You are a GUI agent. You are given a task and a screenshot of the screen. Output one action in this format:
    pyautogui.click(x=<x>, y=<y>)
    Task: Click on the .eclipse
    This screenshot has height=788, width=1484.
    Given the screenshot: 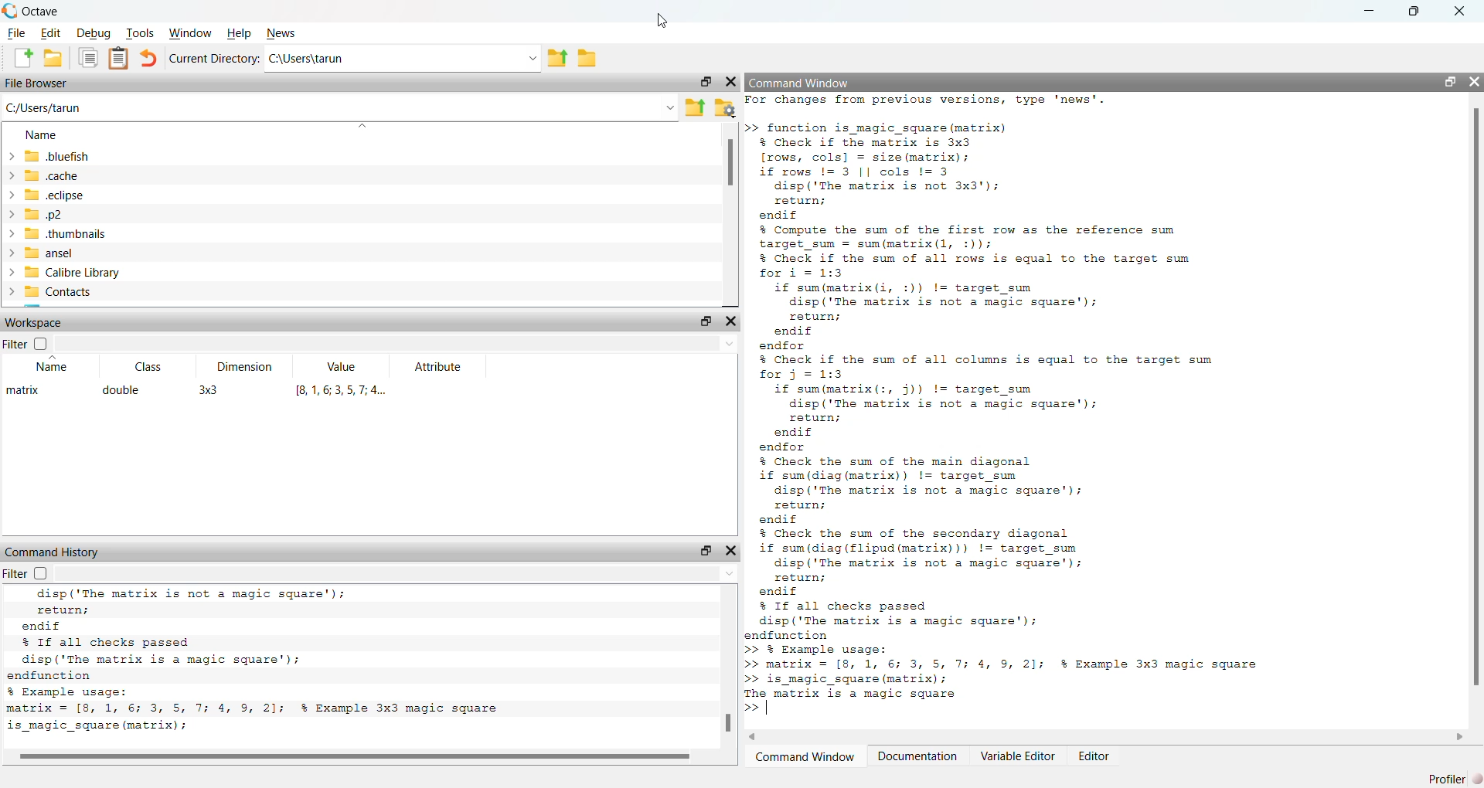 What is the action you would take?
    pyautogui.click(x=45, y=194)
    